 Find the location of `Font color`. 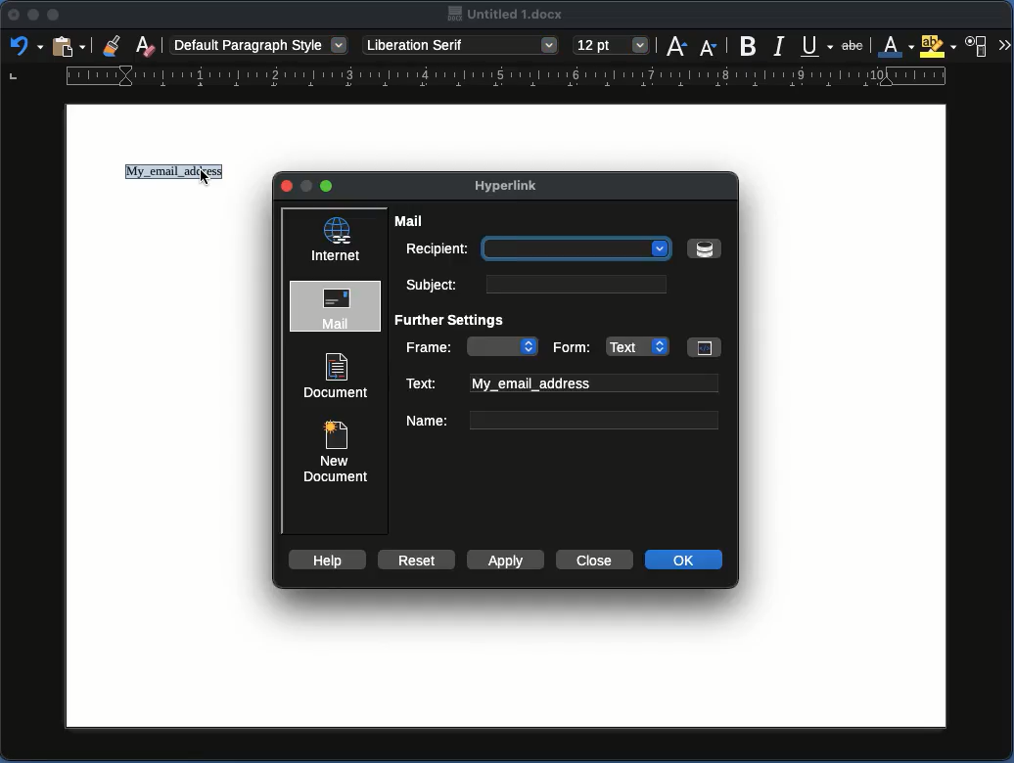

Font color is located at coordinates (893, 46).